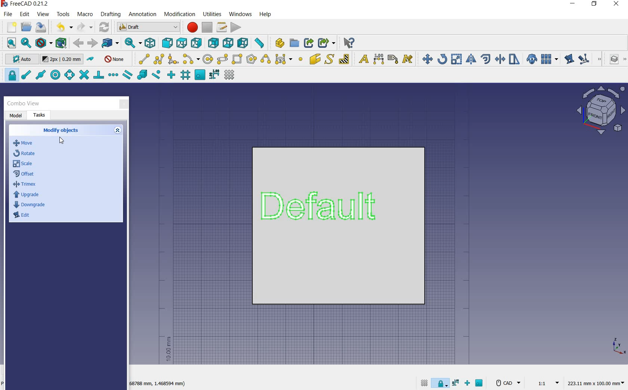  I want to click on edit, so click(569, 60).